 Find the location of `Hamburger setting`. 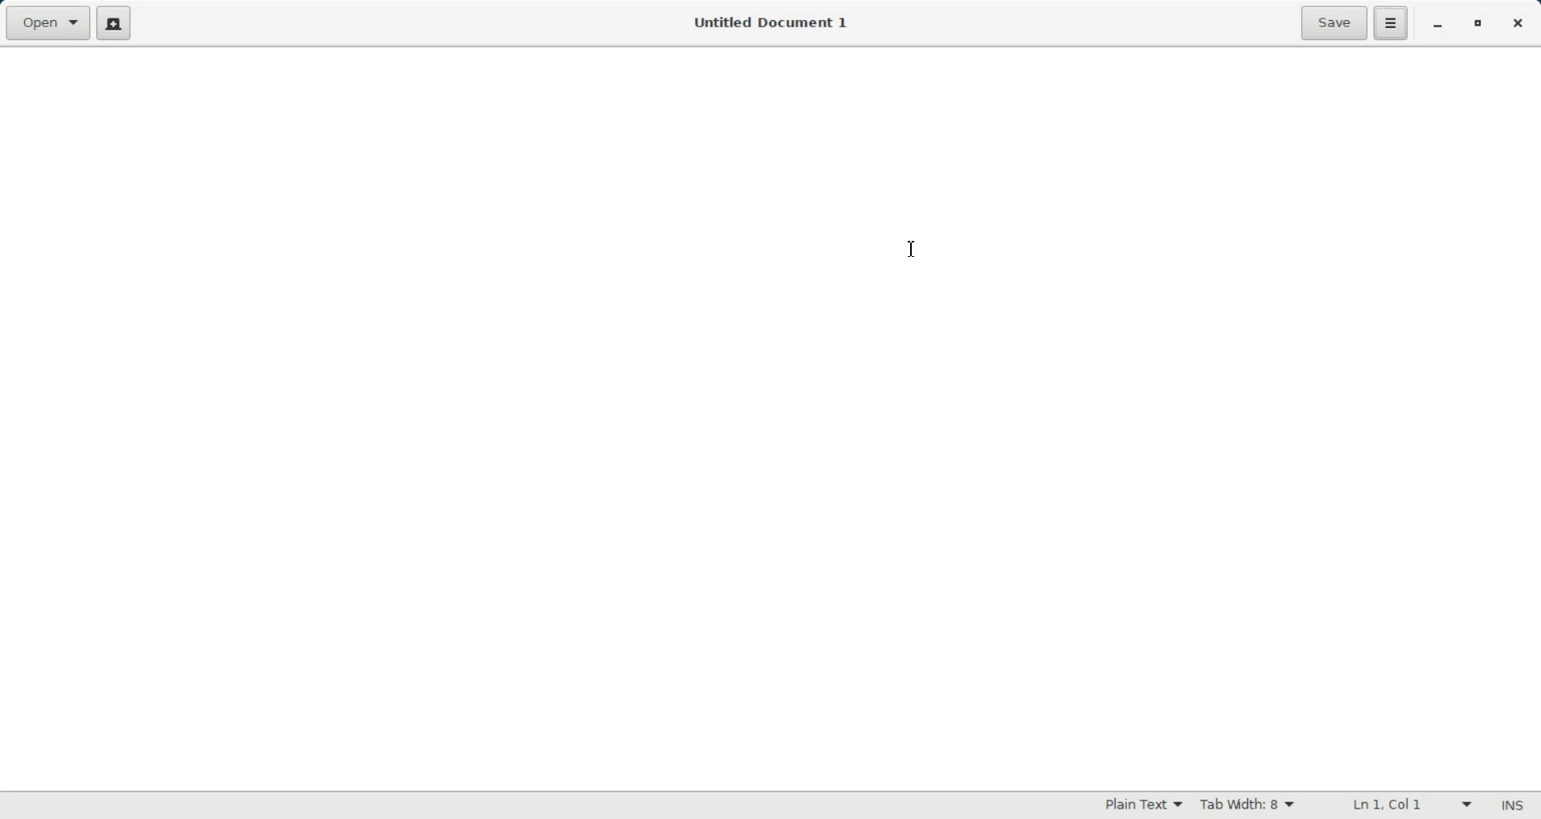

Hamburger setting is located at coordinates (1391, 23).